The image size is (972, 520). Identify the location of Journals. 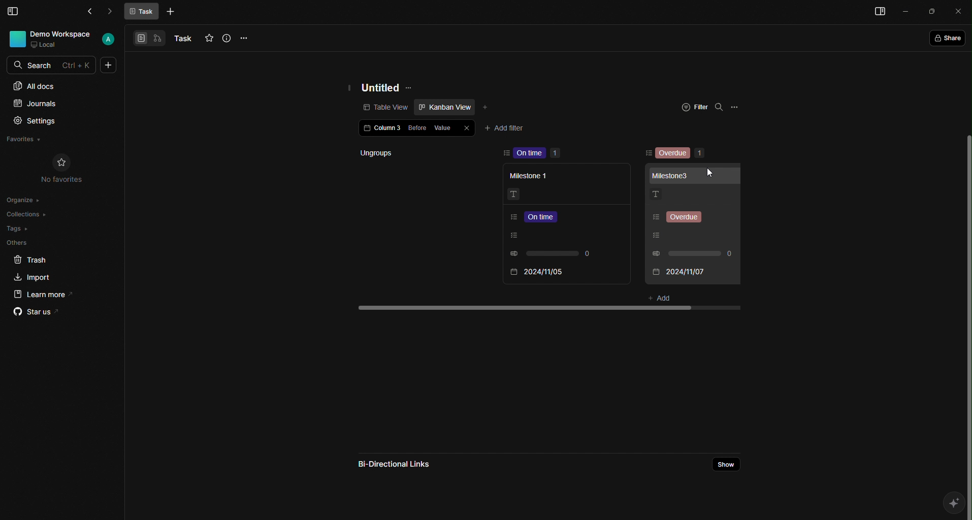
(36, 103).